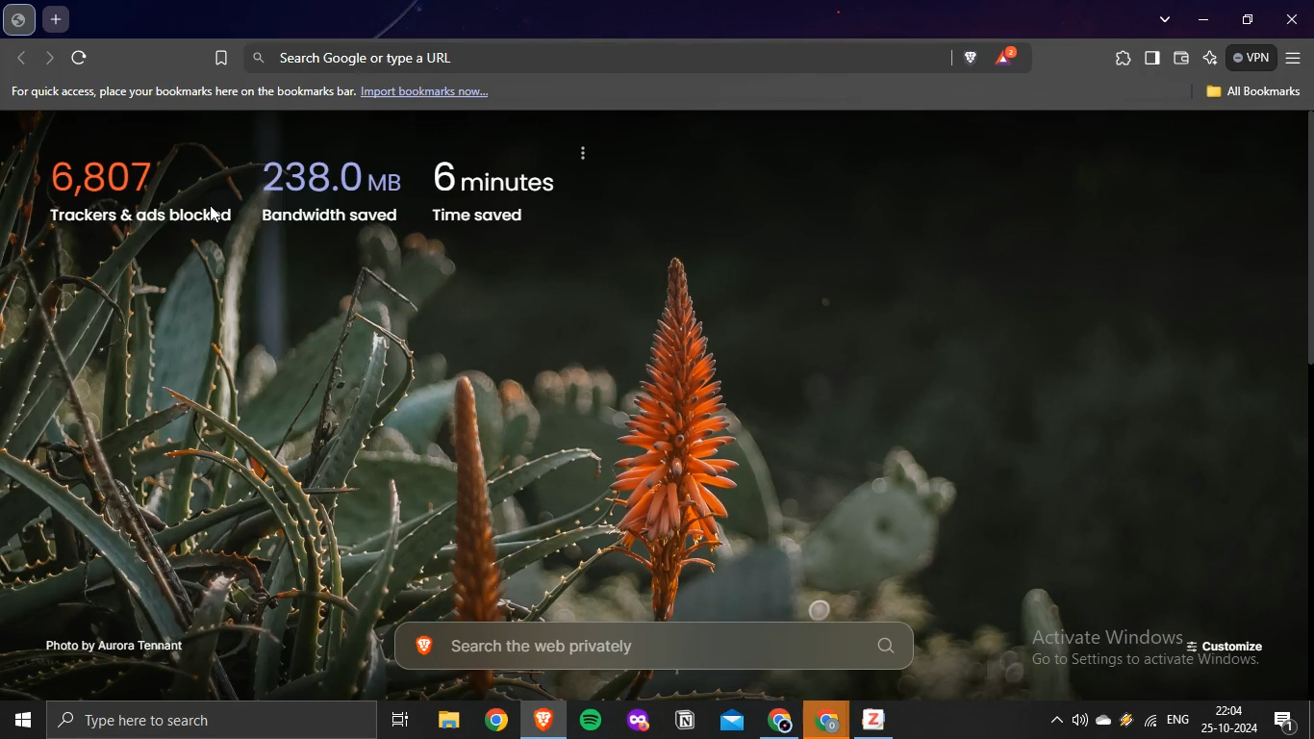 This screenshot has height=739, width=1314. Describe the element at coordinates (498, 721) in the screenshot. I see `google chrome` at that location.